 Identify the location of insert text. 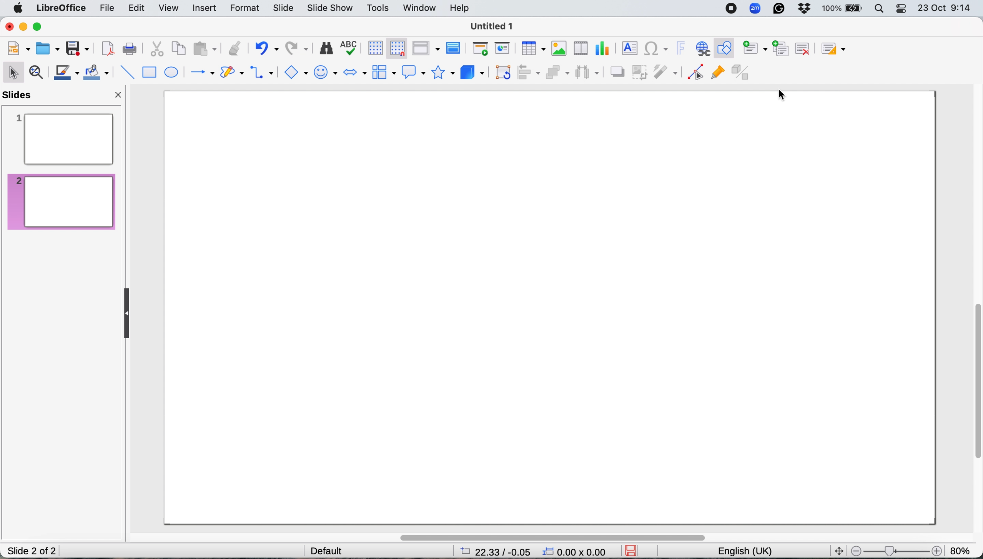
(629, 49).